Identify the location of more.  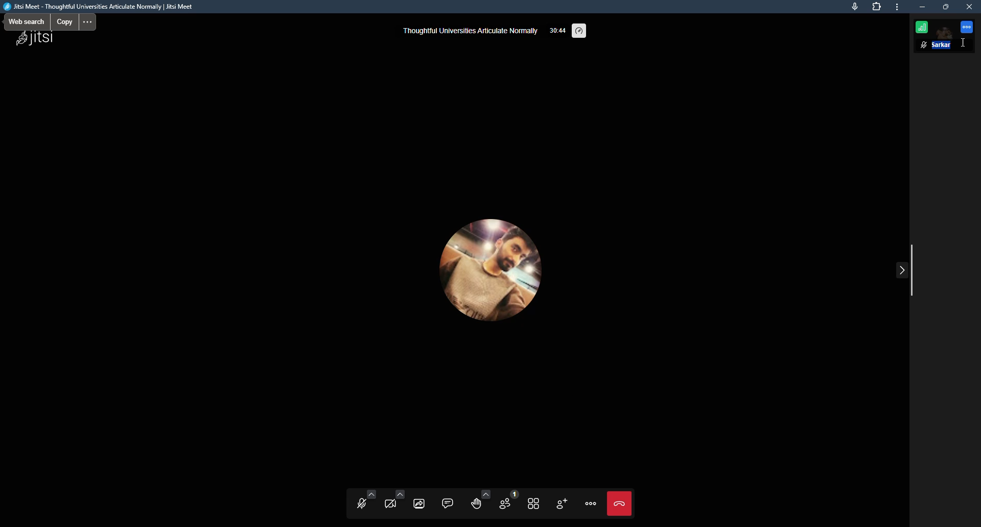
(966, 27).